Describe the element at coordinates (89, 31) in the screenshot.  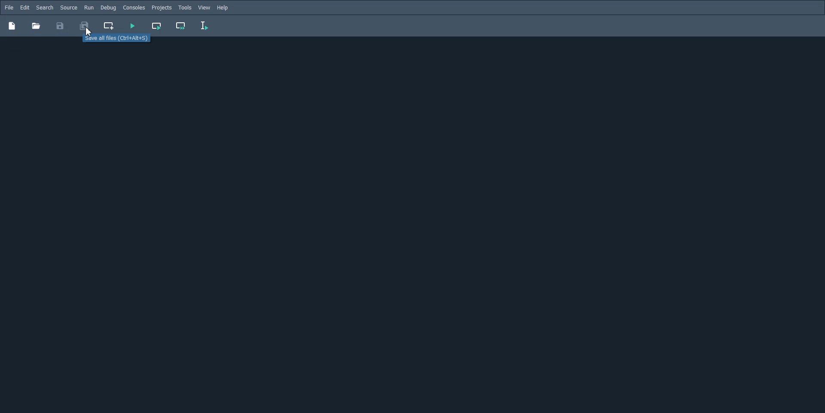
I see `Cursor` at that location.